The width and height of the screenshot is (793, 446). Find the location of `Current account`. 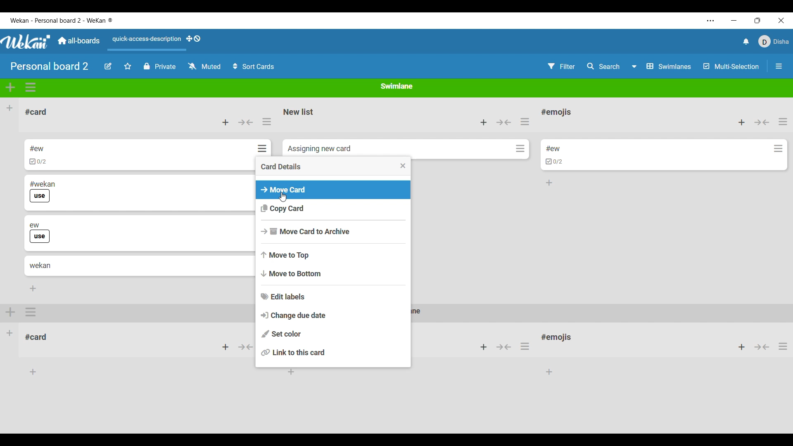

Current account is located at coordinates (774, 41).